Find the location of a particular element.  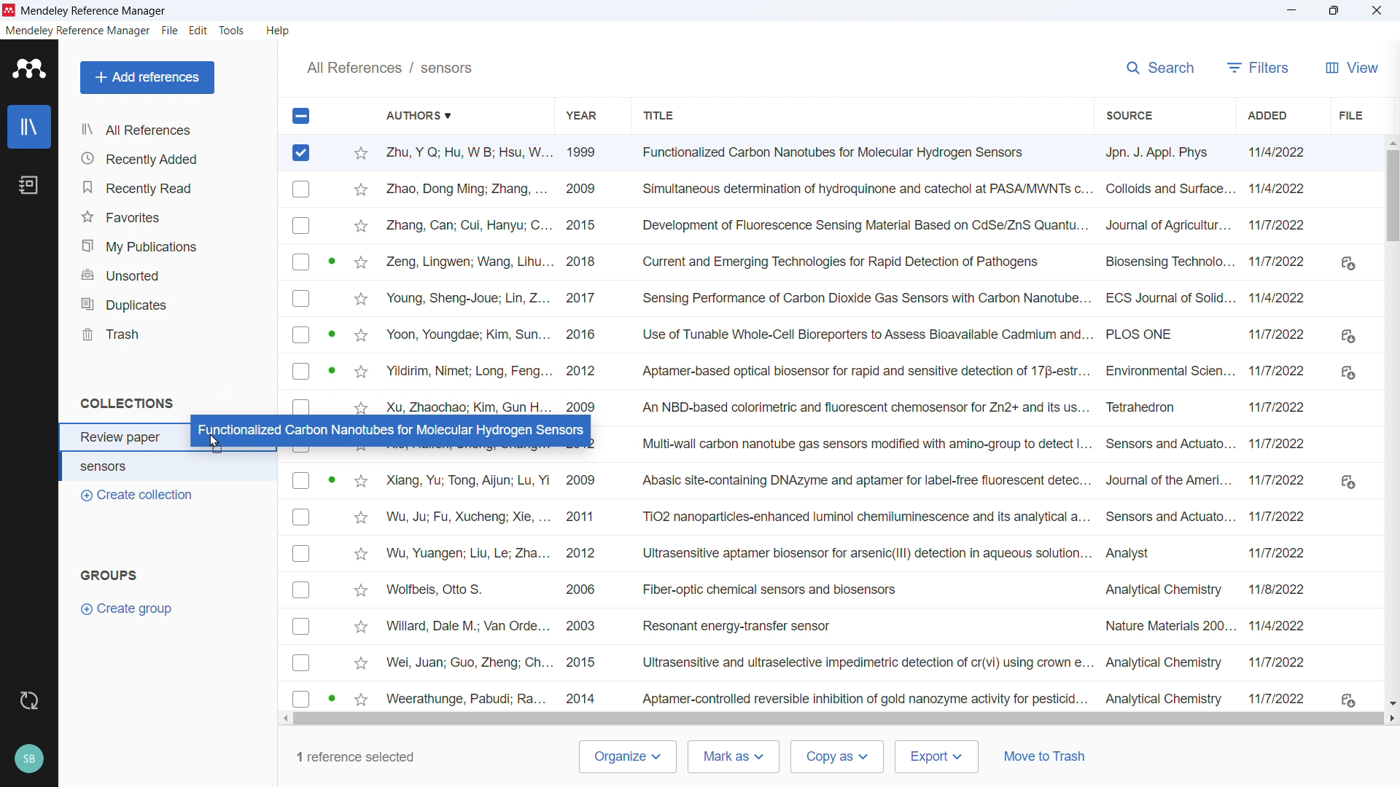

Reference being dragged  is located at coordinates (389, 429).